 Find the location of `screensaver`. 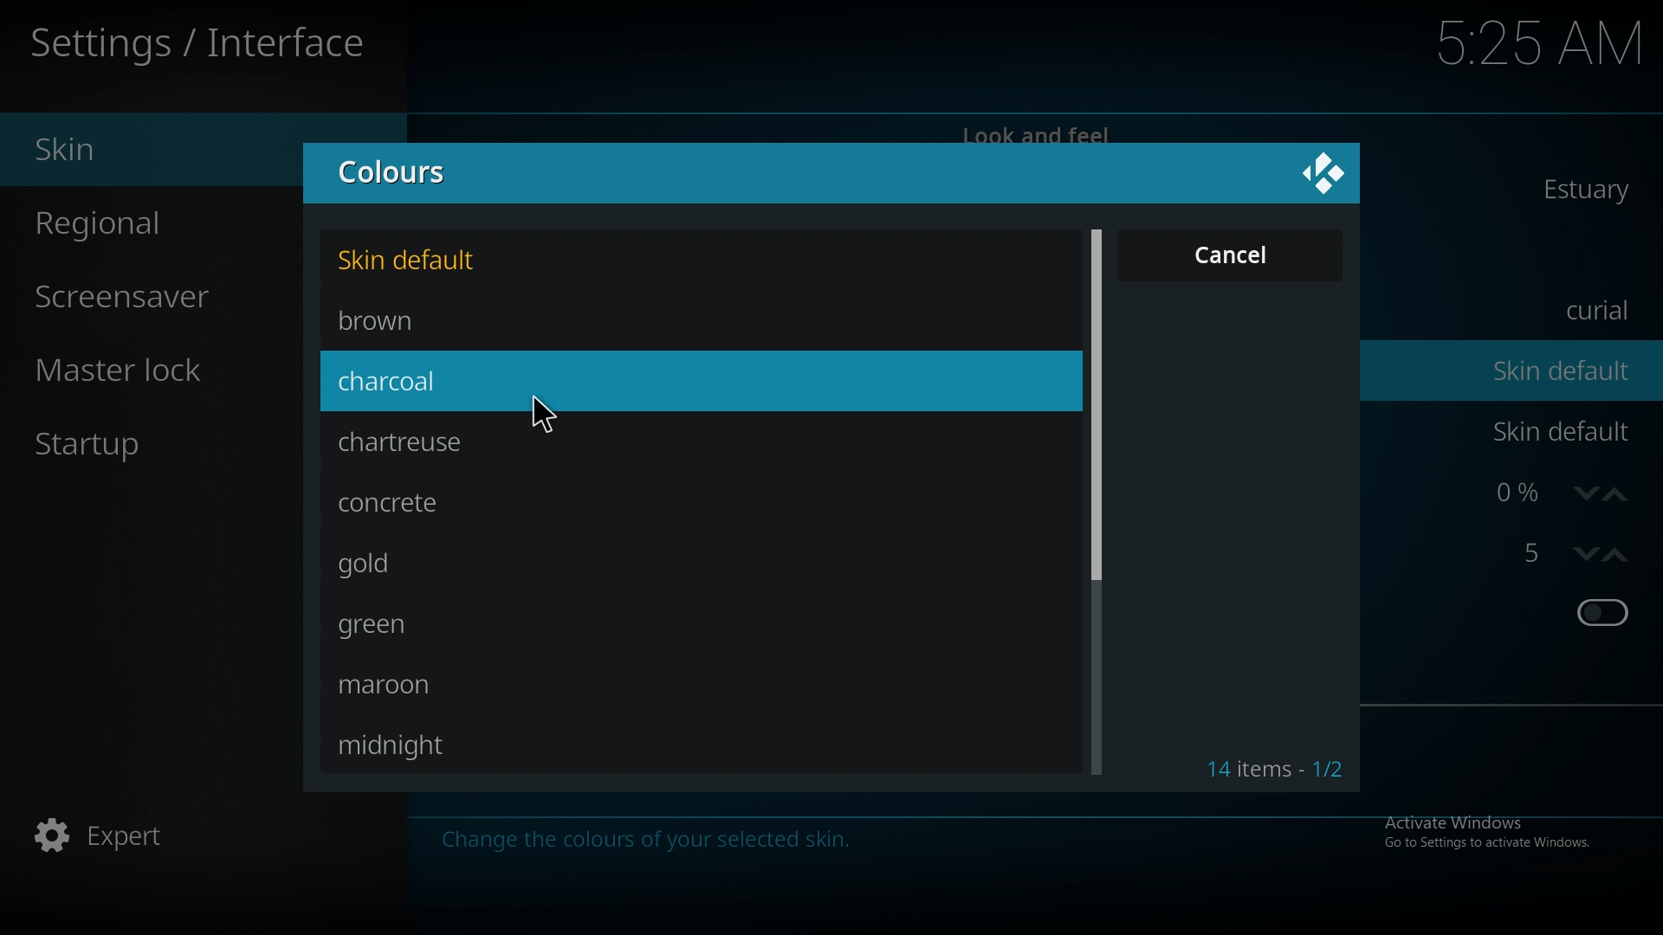

screensaver is located at coordinates (156, 299).